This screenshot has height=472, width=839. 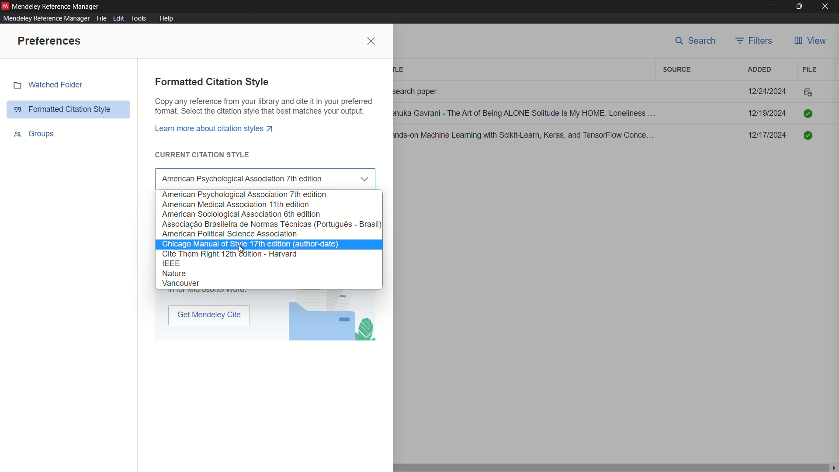 I want to click on citation styles, so click(x=271, y=223).